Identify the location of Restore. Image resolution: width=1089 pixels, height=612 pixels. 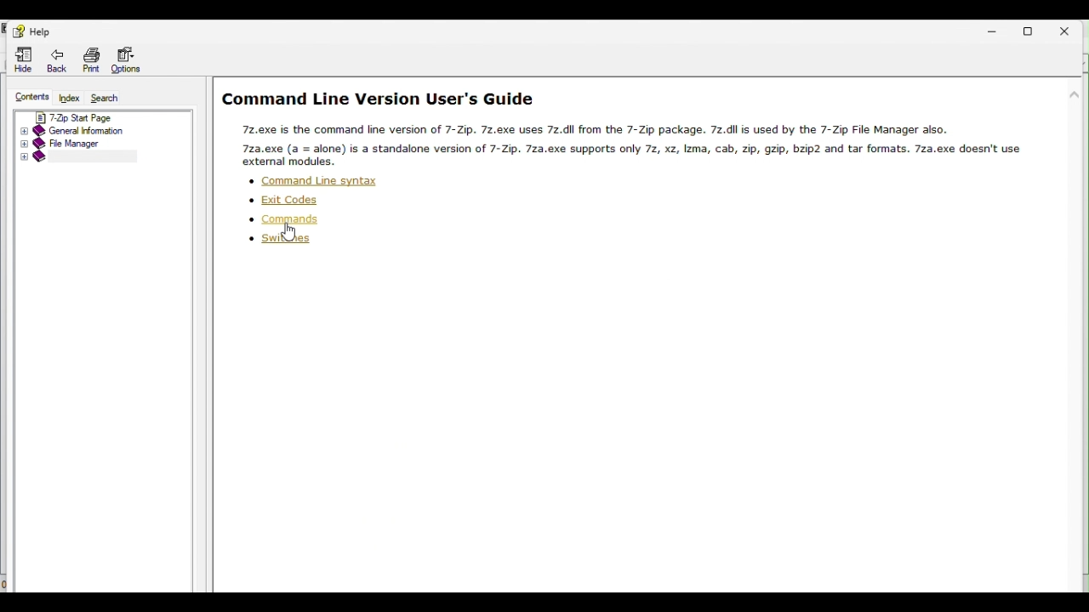
(1035, 29).